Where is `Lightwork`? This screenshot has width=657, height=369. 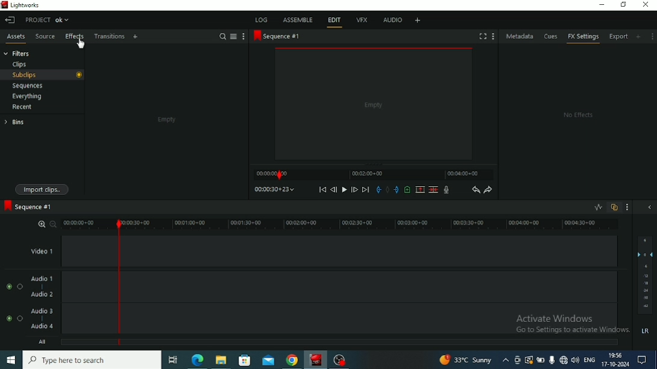 Lightwork is located at coordinates (316, 359).